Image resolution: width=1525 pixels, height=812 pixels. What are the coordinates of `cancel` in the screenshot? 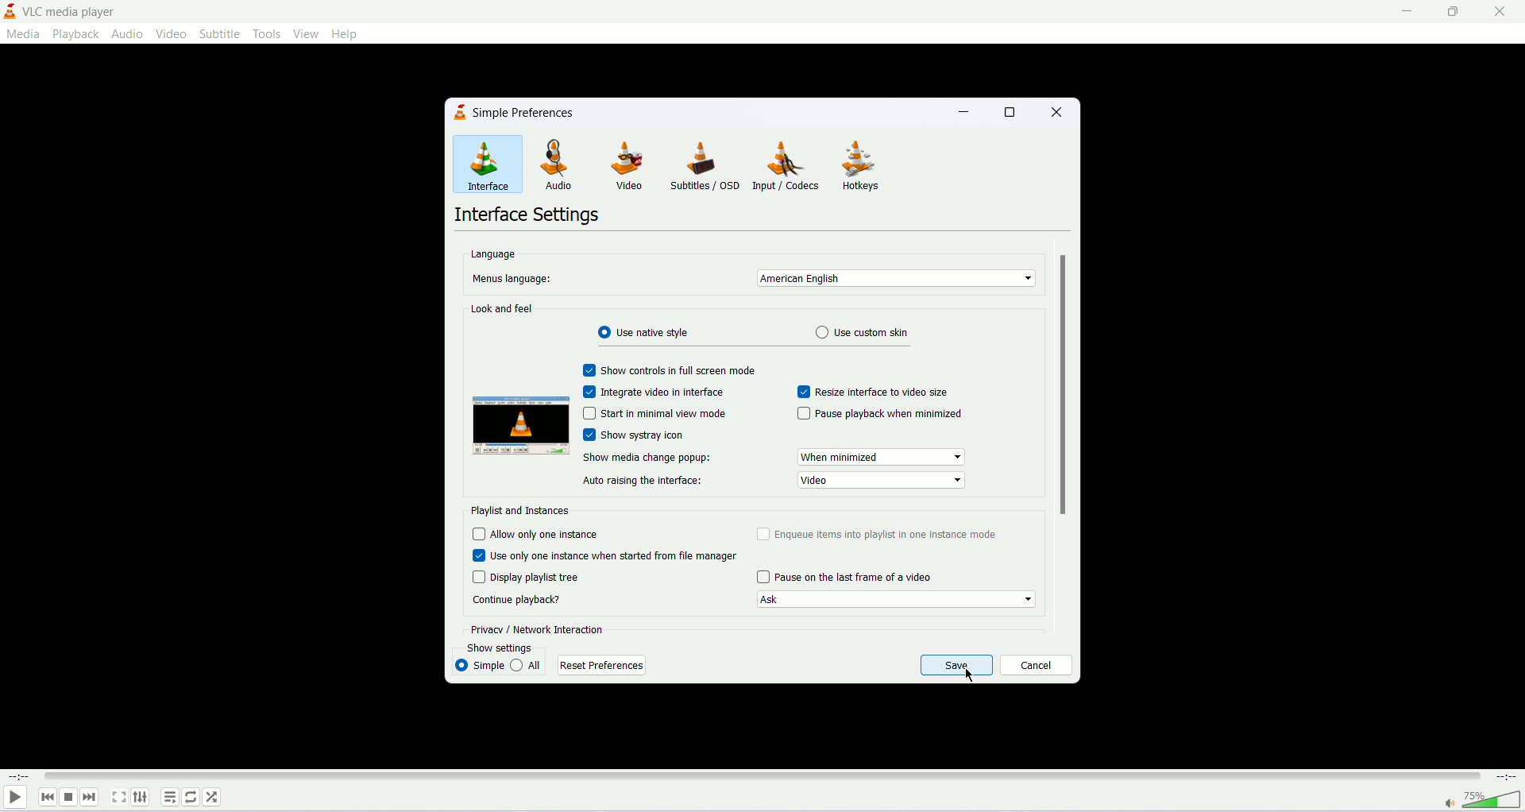 It's located at (1036, 666).